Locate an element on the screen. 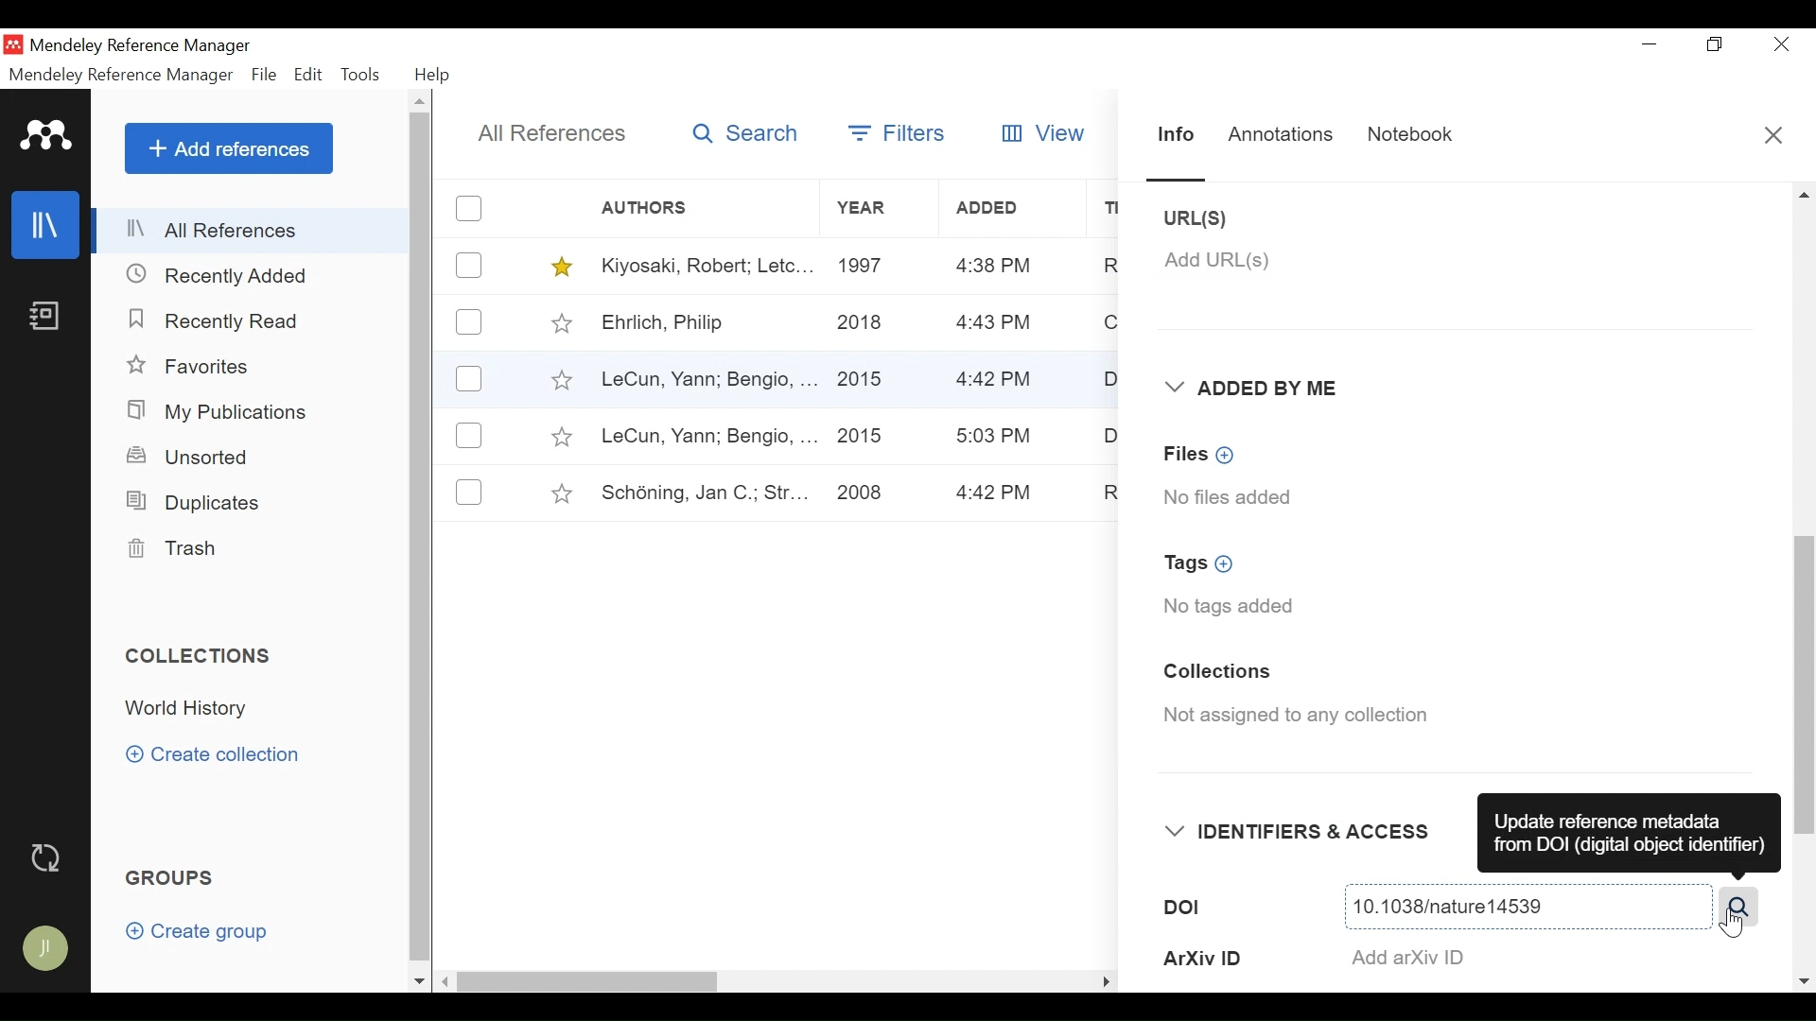 Image resolution: width=1816 pixels, height=1021 pixels. Up is located at coordinates (1804, 195).